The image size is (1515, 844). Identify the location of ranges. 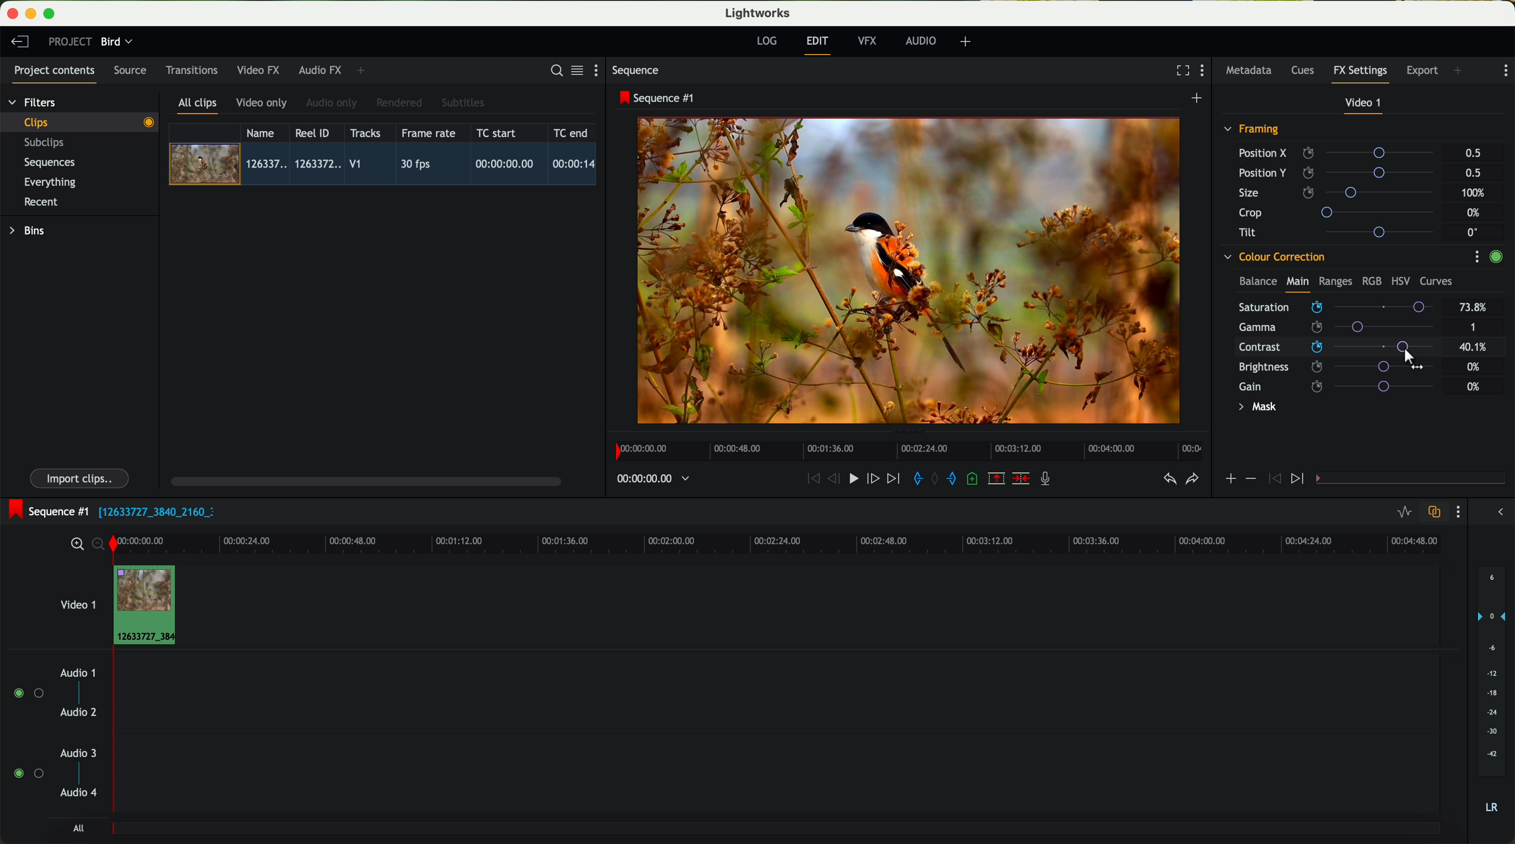
(1335, 281).